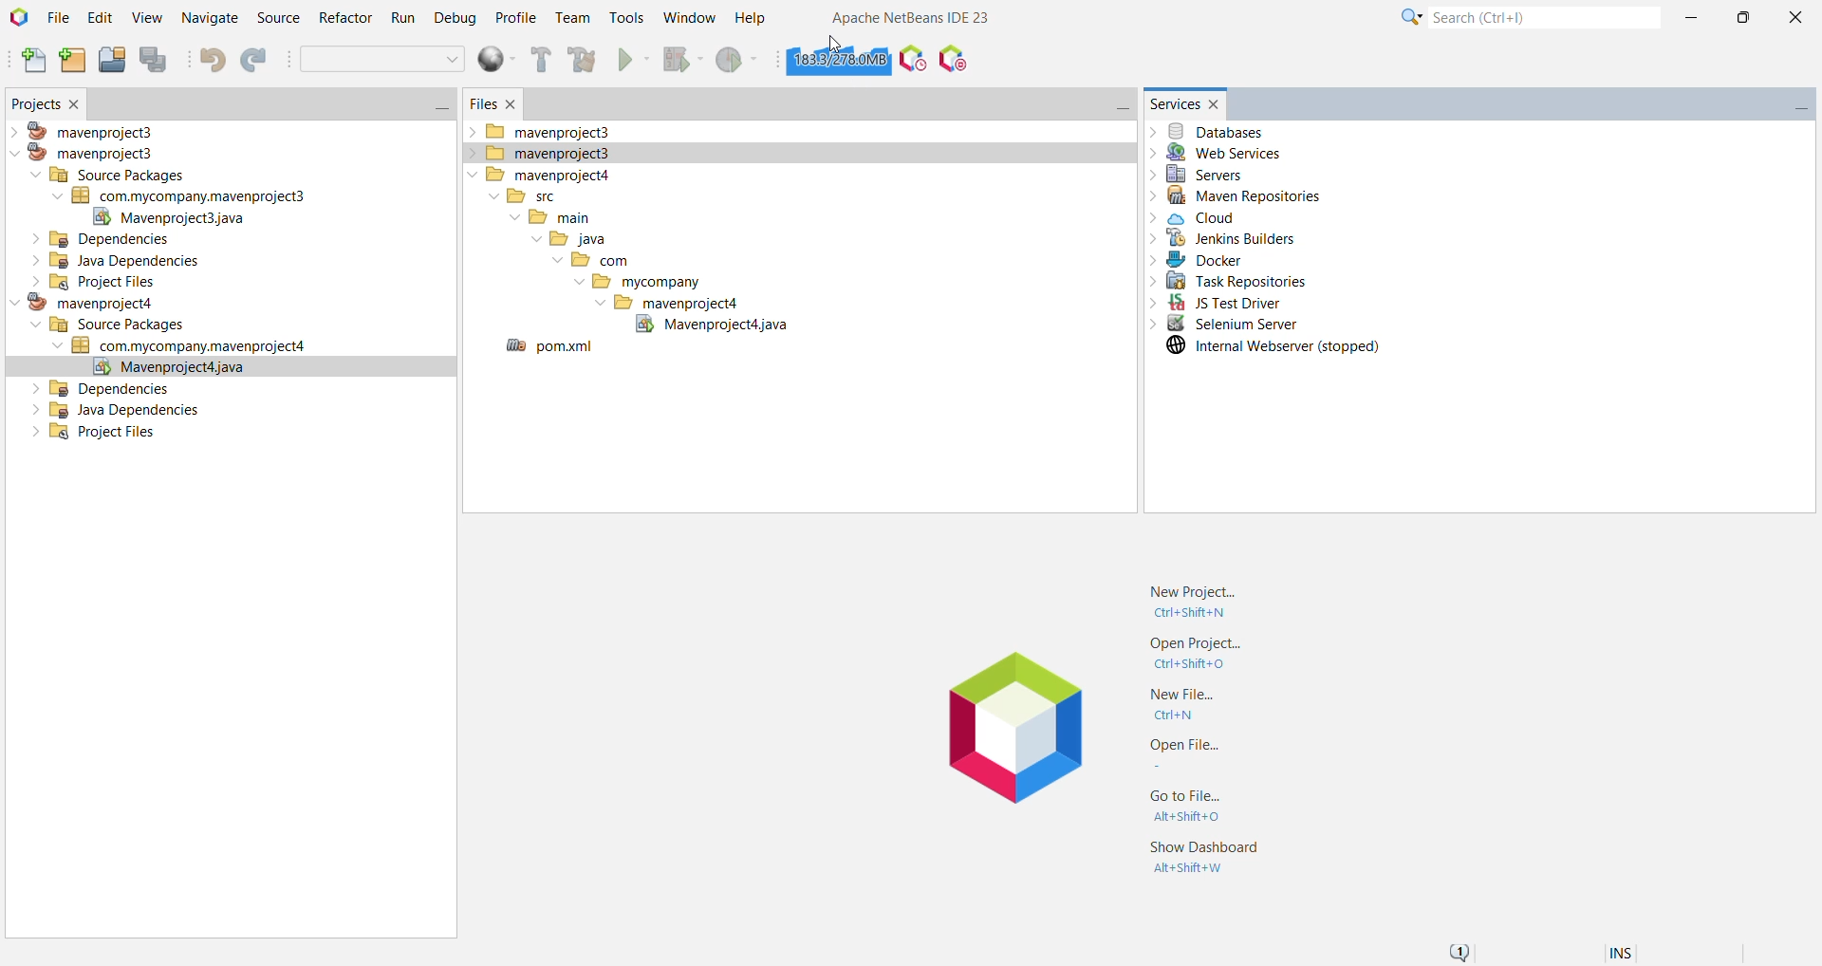  What do you see at coordinates (500, 61) in the screenshot?
I see `` at bounding box center [500, 61].